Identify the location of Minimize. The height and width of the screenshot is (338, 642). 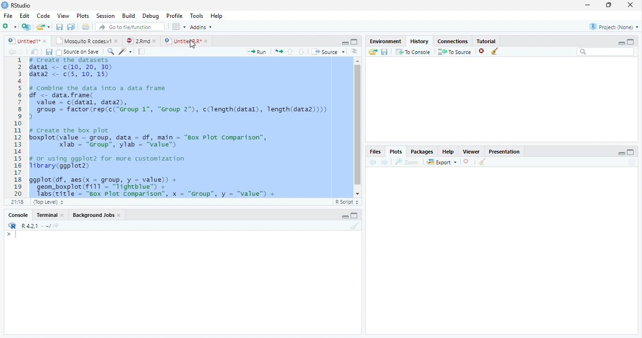
(344, 217).